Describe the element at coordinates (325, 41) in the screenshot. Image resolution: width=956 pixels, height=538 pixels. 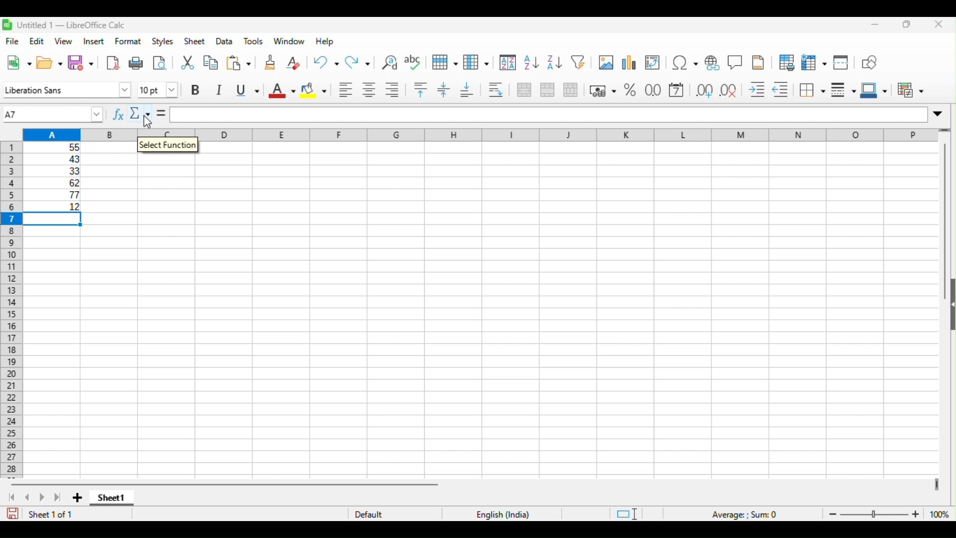
I see `help` at that location.